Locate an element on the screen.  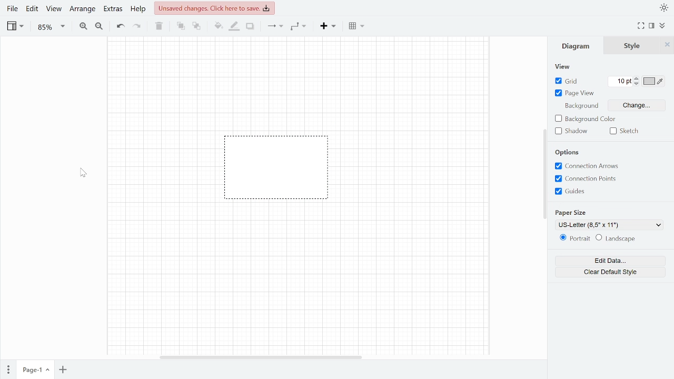
edit data is located at coordinates (610, 260).